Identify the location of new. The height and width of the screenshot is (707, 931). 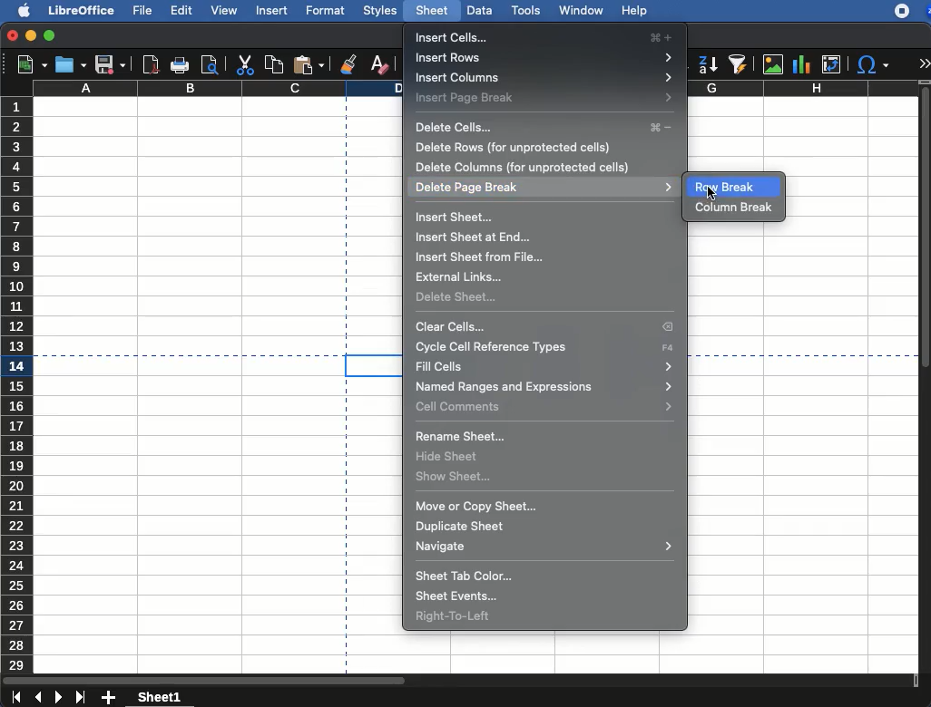
(26, 66).